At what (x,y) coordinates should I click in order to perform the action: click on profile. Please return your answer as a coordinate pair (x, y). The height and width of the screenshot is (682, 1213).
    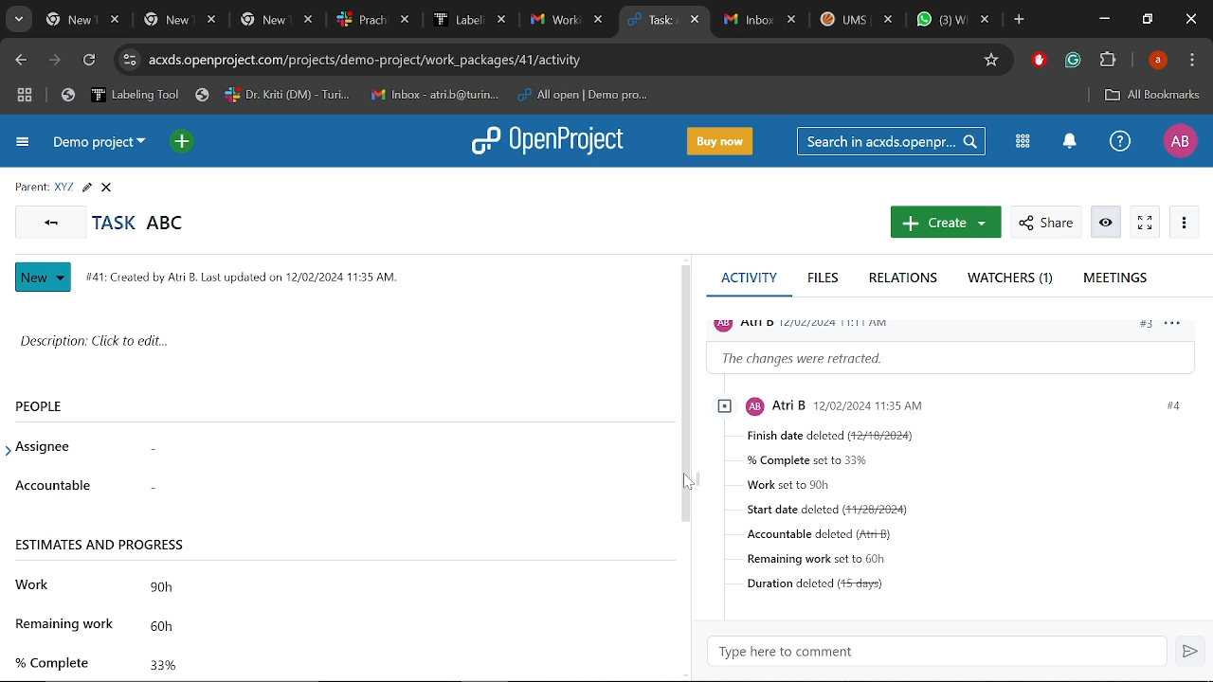
    Looking at the image, I should click on (810, 323).